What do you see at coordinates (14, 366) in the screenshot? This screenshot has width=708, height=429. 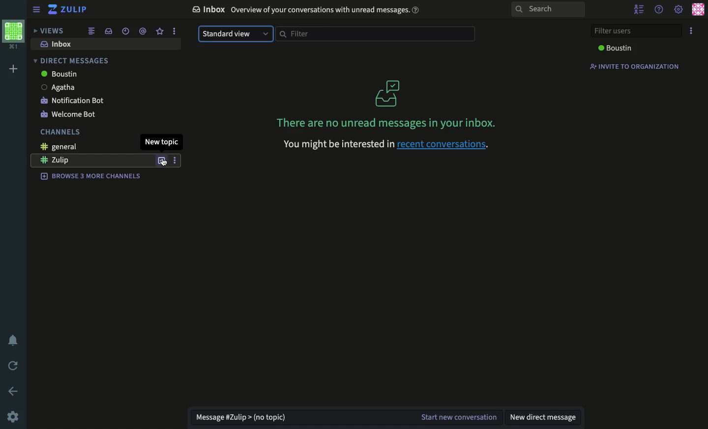 I see `refresh` at bounding box center [14, 366].